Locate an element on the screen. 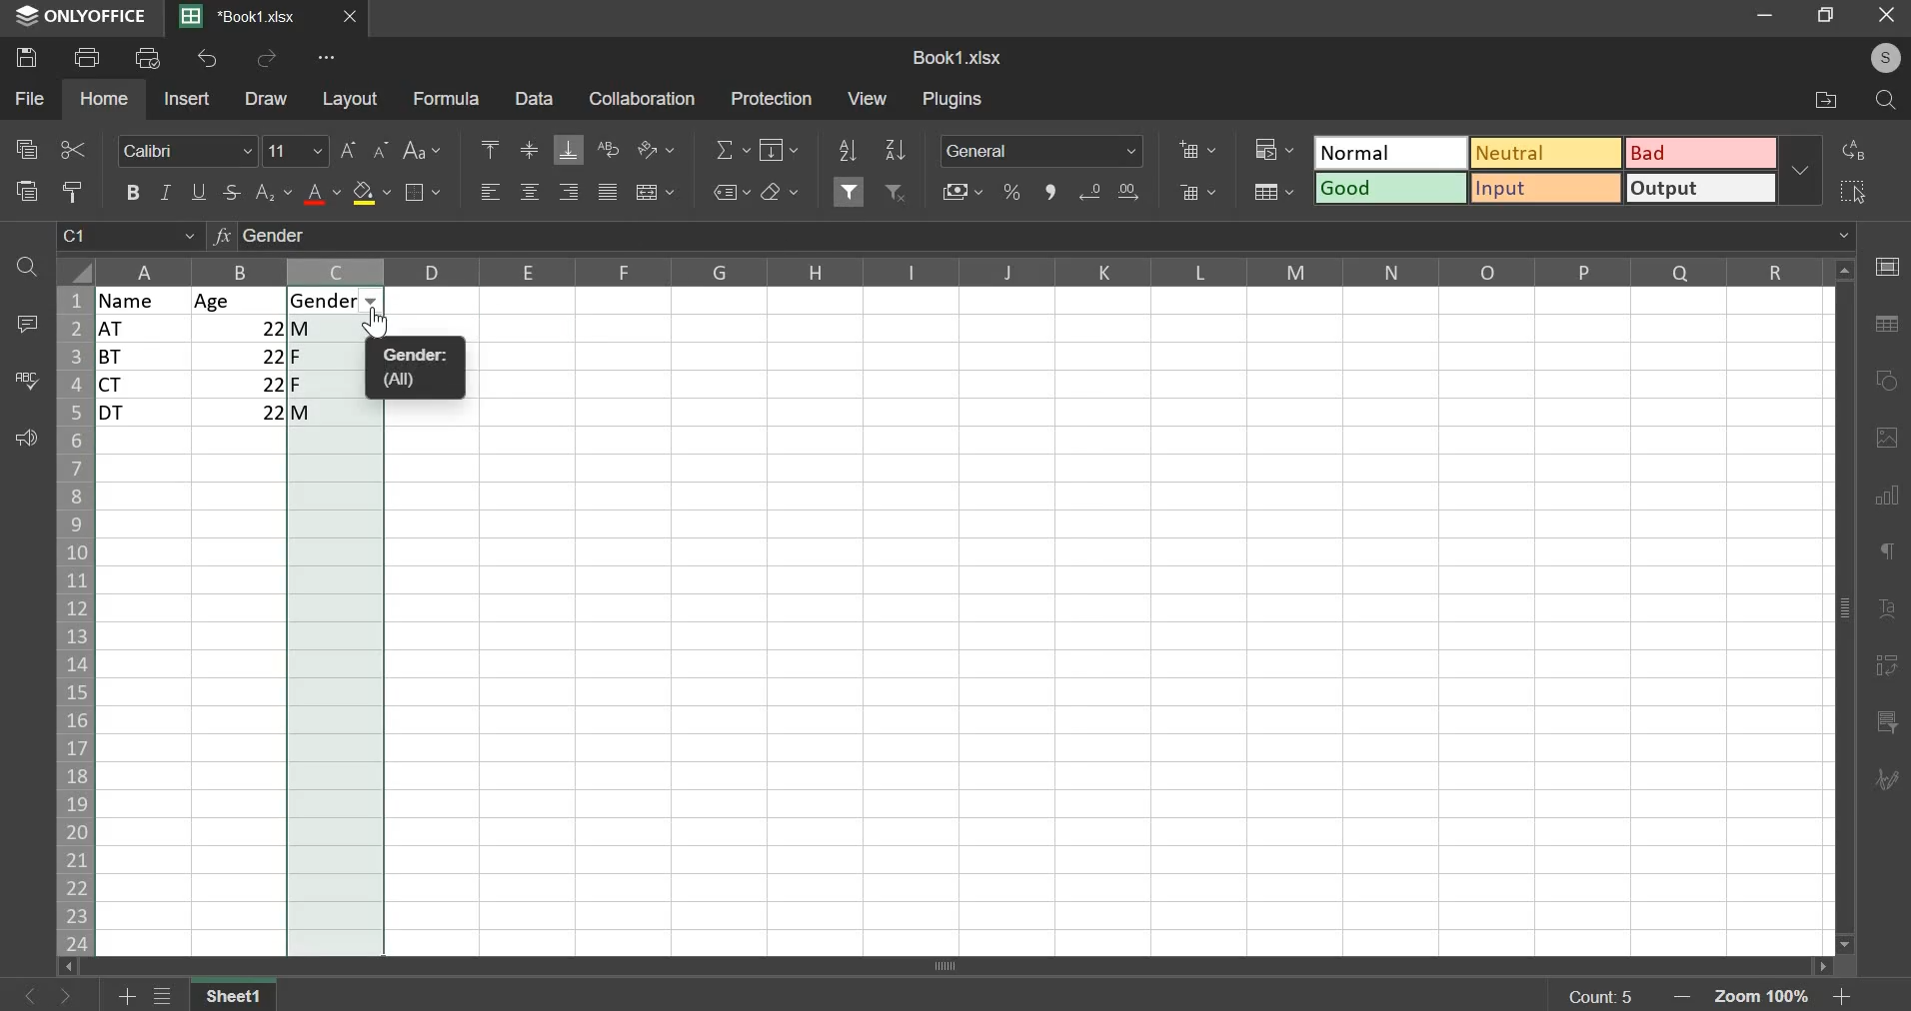 The image size is (1911, 1011). file is located at coordinates (29, 98).